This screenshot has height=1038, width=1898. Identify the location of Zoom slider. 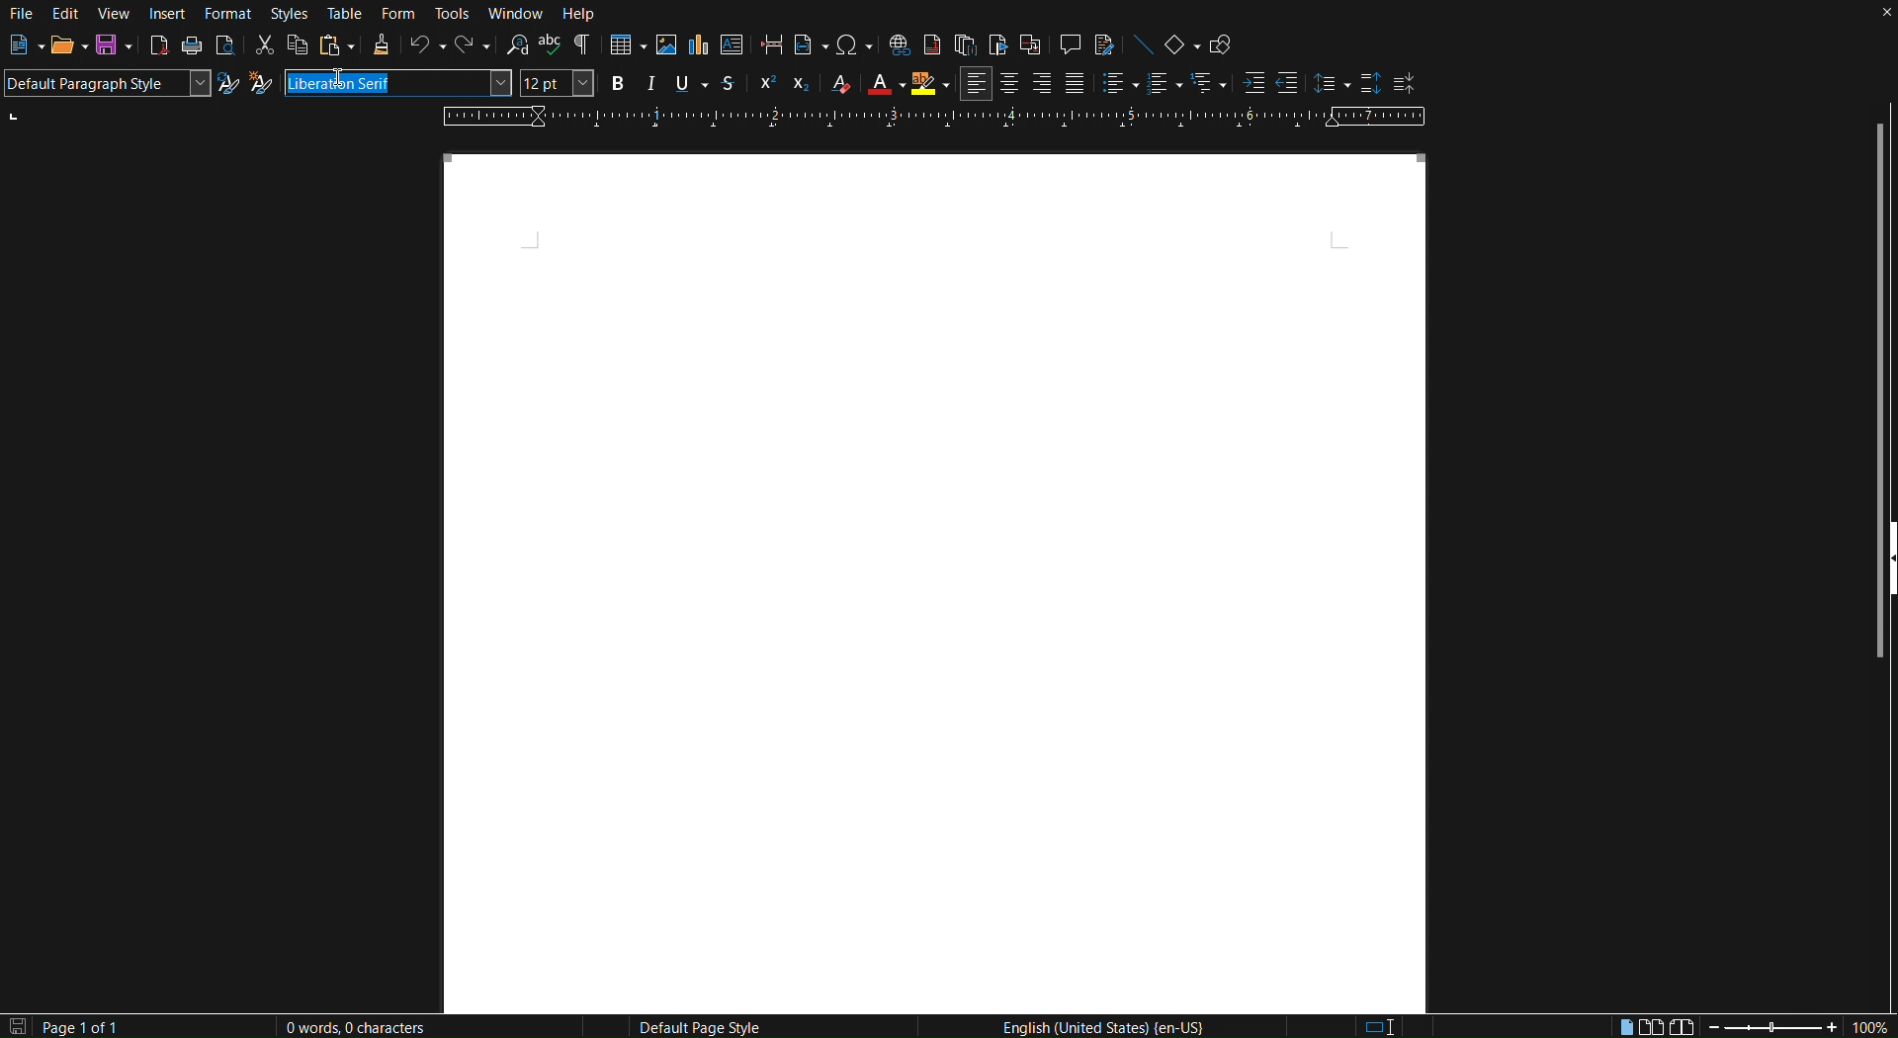
(1769, 1028).